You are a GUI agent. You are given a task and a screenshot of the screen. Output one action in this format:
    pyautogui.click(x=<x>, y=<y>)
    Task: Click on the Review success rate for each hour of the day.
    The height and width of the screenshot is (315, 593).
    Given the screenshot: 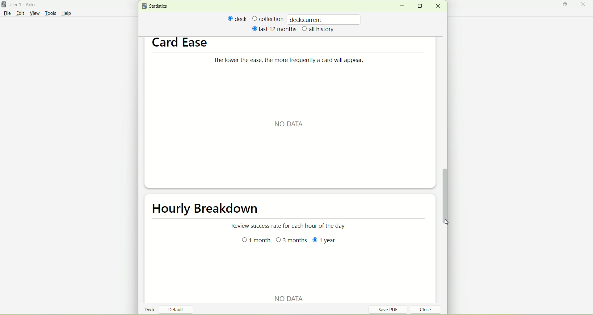 What is the action you would take?
    pyautogui.click(x=291, y=227)
    